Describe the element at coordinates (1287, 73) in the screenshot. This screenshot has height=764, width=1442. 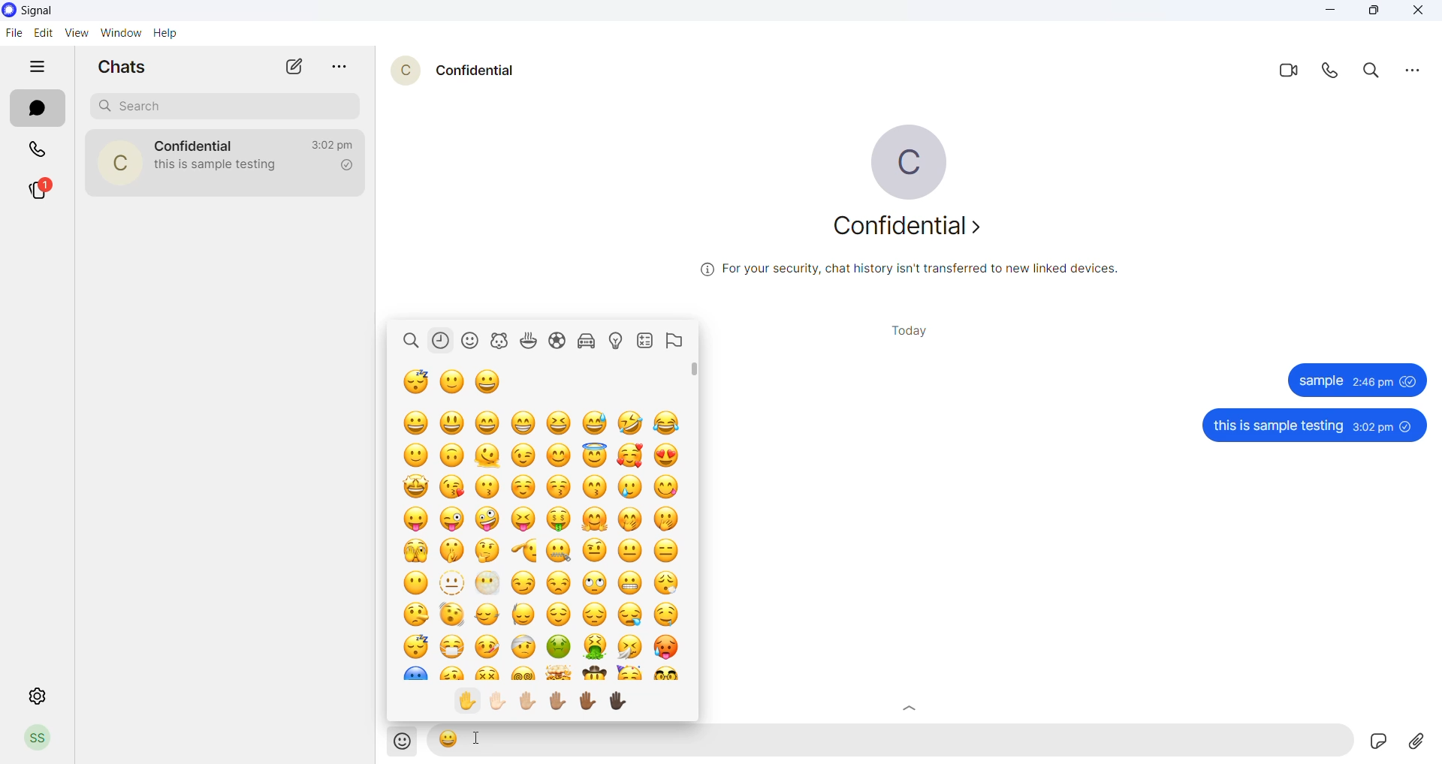
I see `video call` at that location.